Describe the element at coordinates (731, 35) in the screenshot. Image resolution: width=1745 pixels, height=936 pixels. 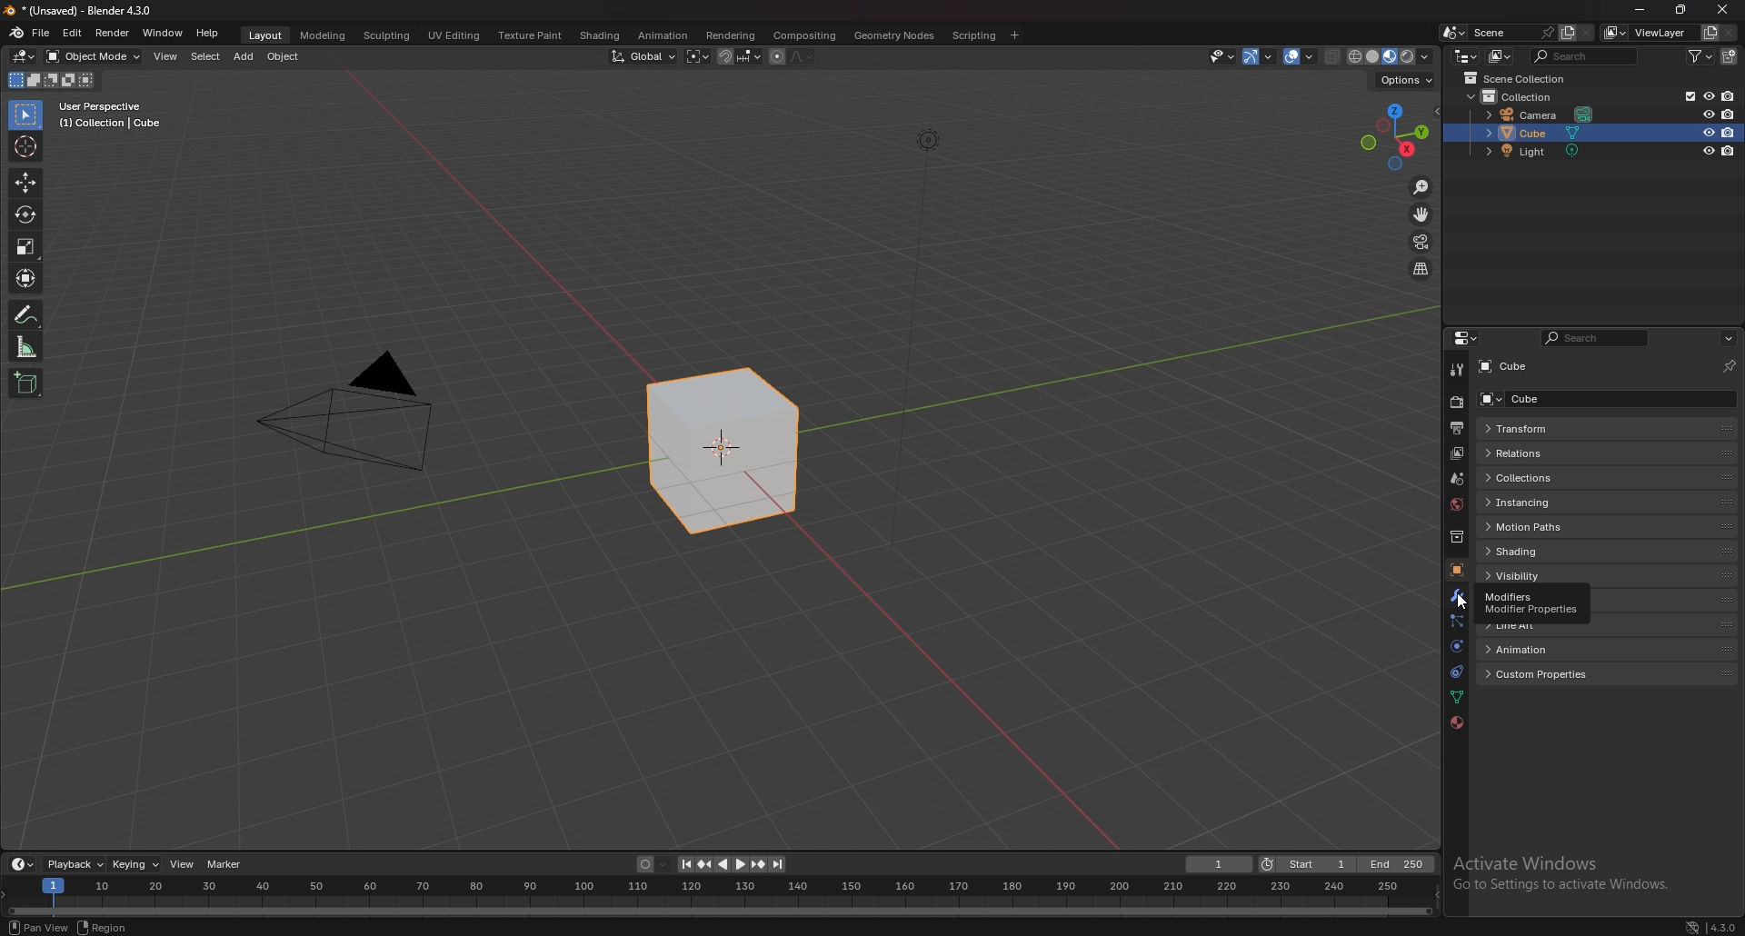
I see `rendering` at that location.